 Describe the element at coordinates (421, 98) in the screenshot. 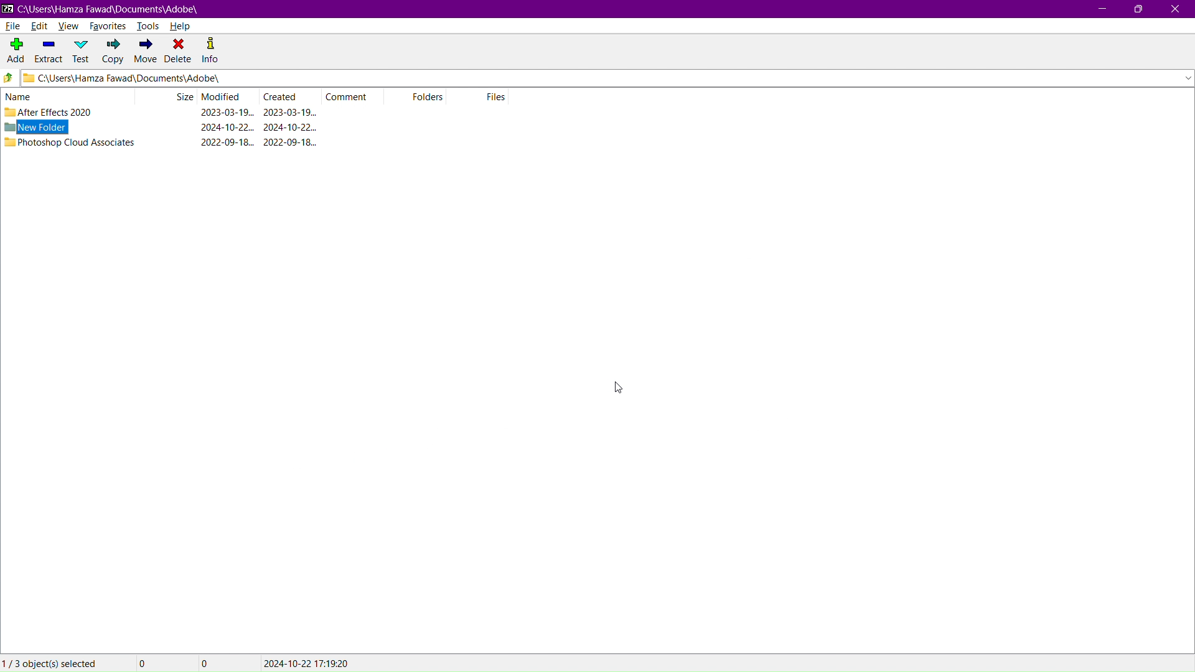

I see `Folders` at that location.